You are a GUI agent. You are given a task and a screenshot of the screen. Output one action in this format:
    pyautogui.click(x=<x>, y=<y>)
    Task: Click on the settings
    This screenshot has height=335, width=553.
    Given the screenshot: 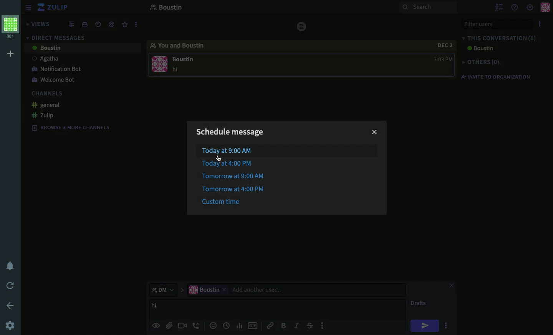 What is the action you would take?
    pyautogui.click(x=530, y=8)
    